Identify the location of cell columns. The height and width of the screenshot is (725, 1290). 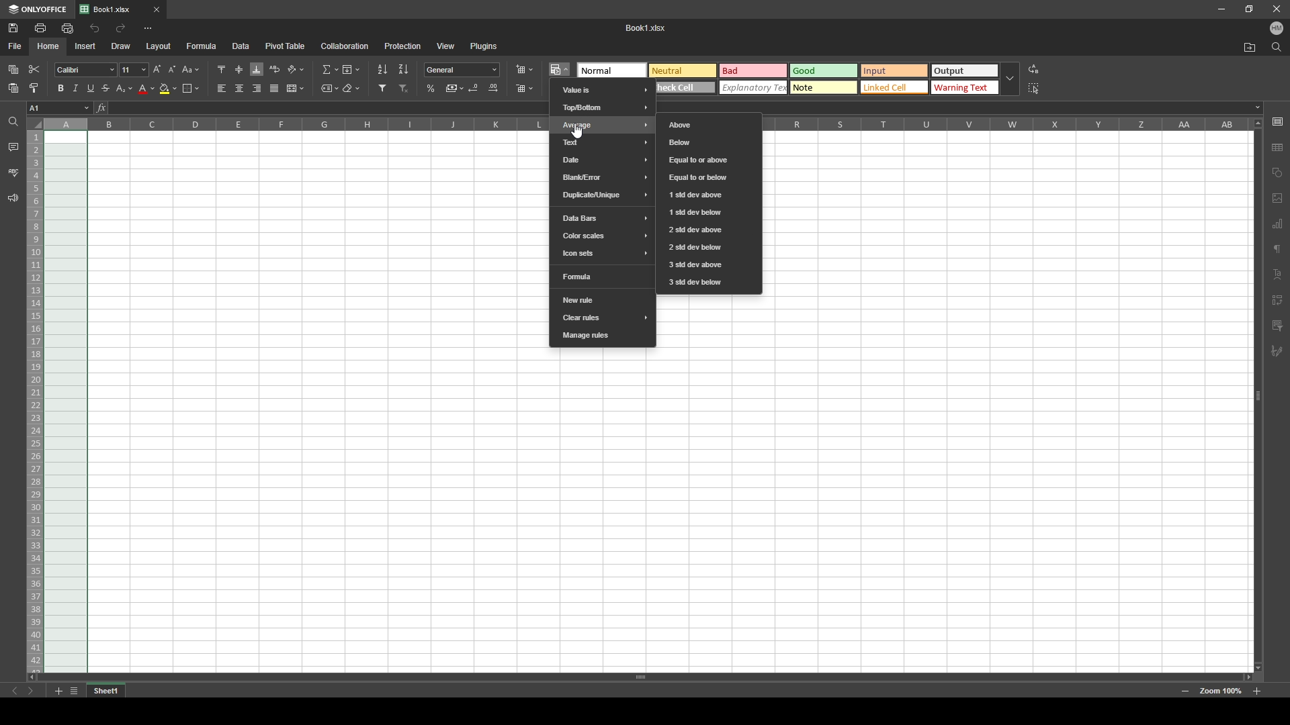
(293, 124).